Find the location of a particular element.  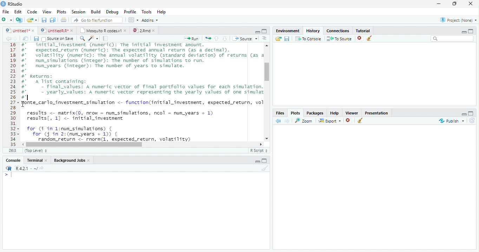

Open new file is located at coordinates (7, 20).